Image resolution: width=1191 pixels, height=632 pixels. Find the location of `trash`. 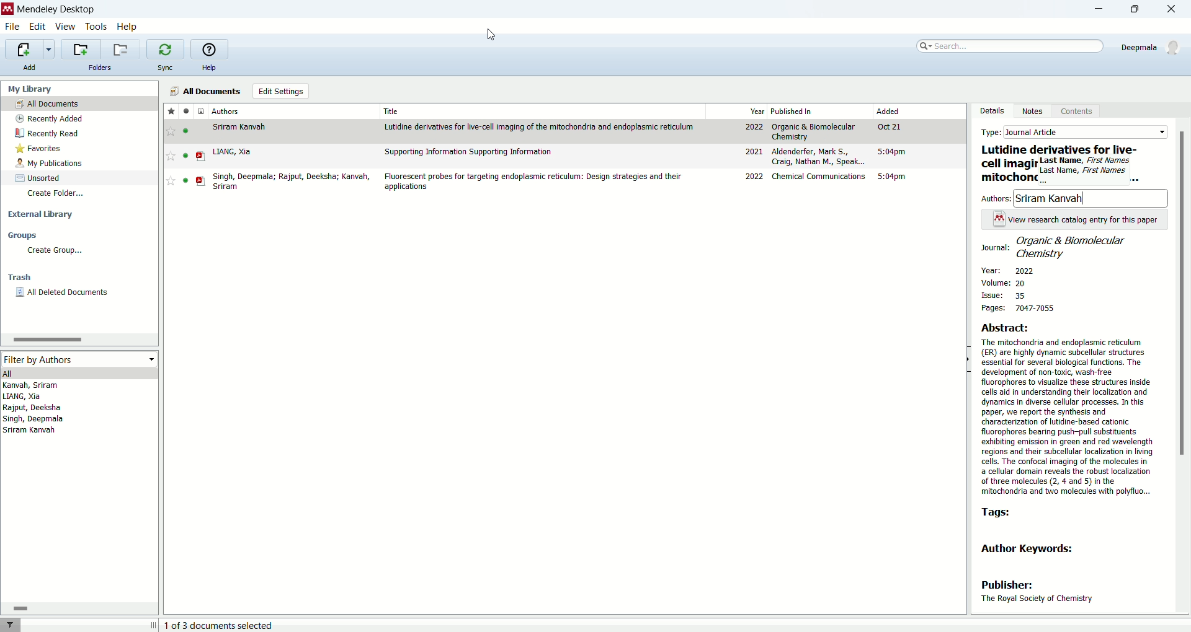

trash is located at coordinates (20, 276).